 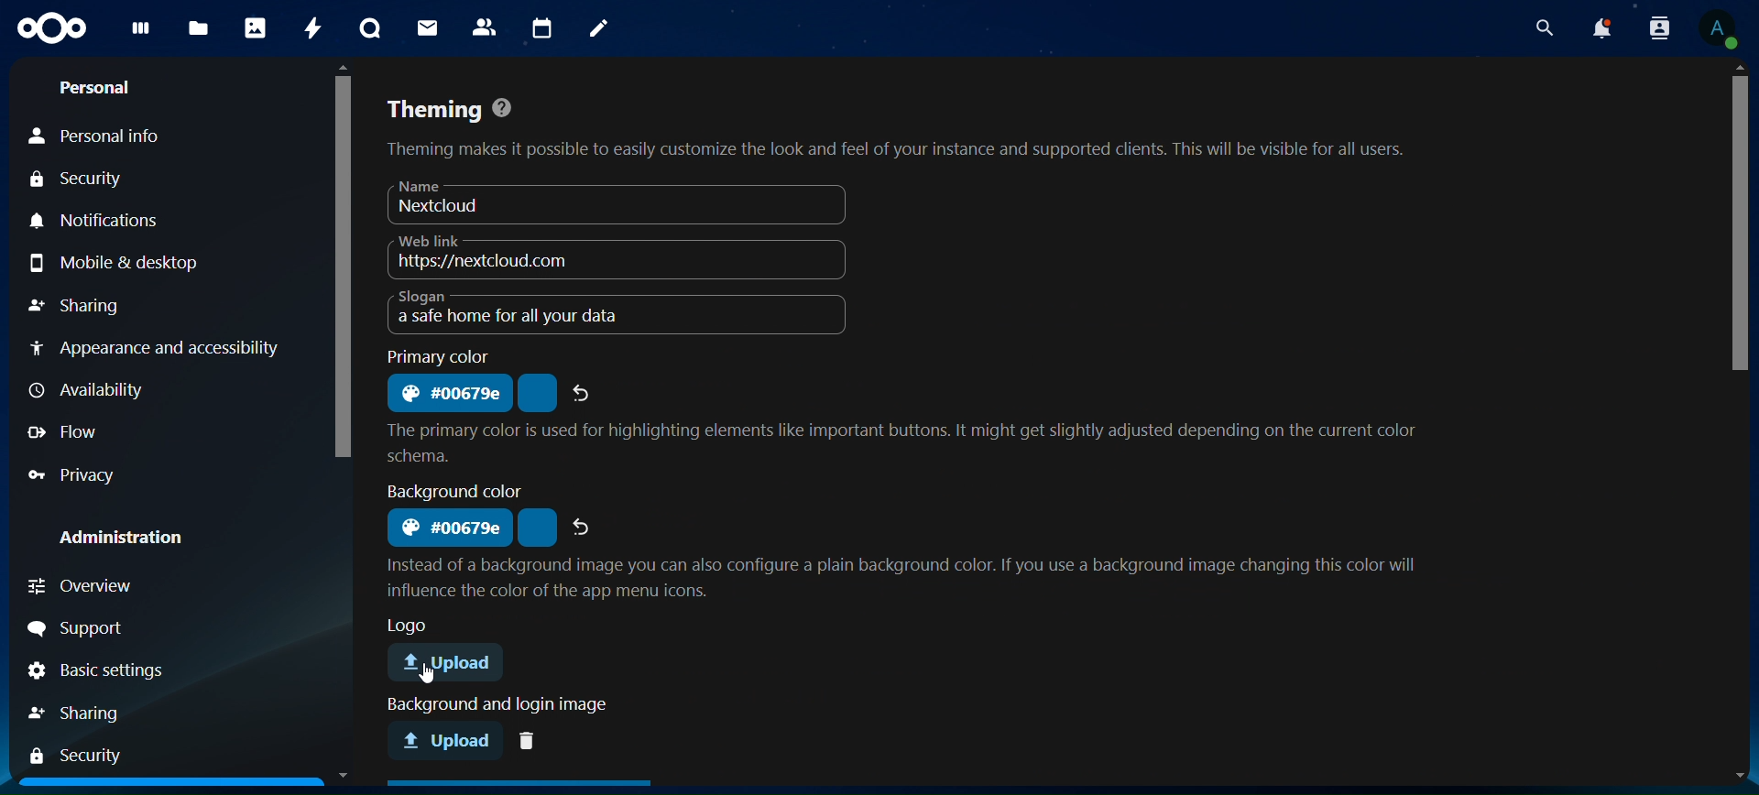 I want to click on refresh, so click(x=584, y=394).